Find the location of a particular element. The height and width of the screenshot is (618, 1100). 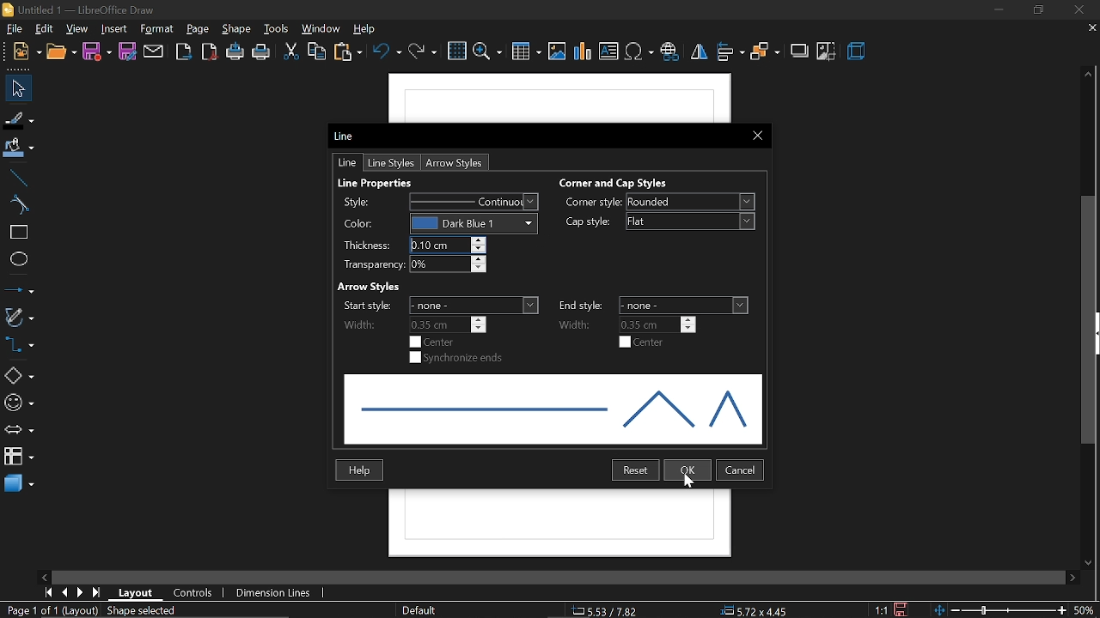

fill line is located at coordinates (19, 118).